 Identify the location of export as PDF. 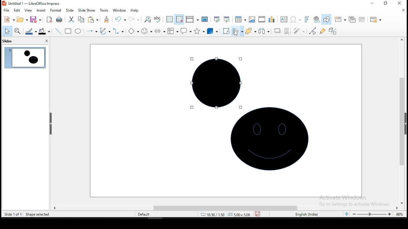
(49, 20).